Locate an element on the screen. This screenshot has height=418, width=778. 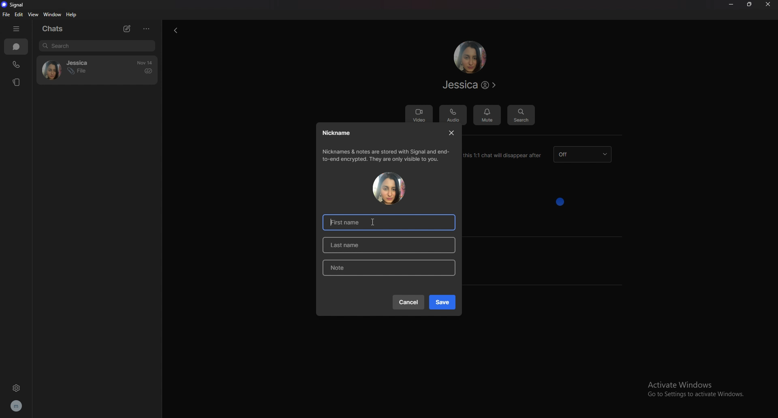
search message is located at coordinates (521, 115).